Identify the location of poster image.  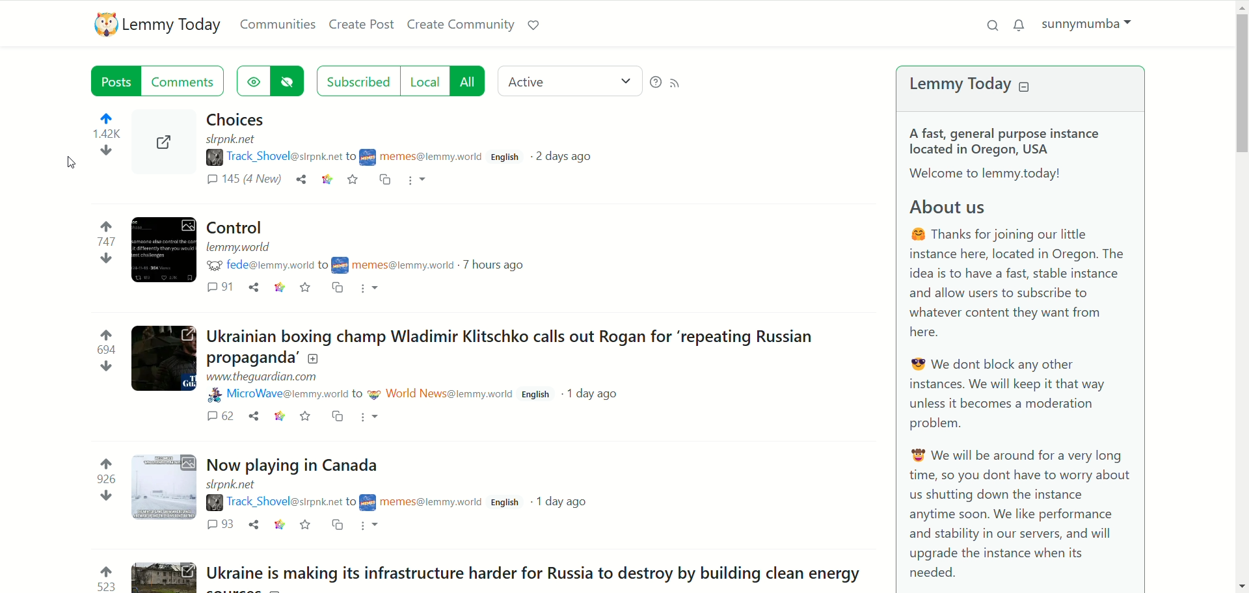
(214, 158).